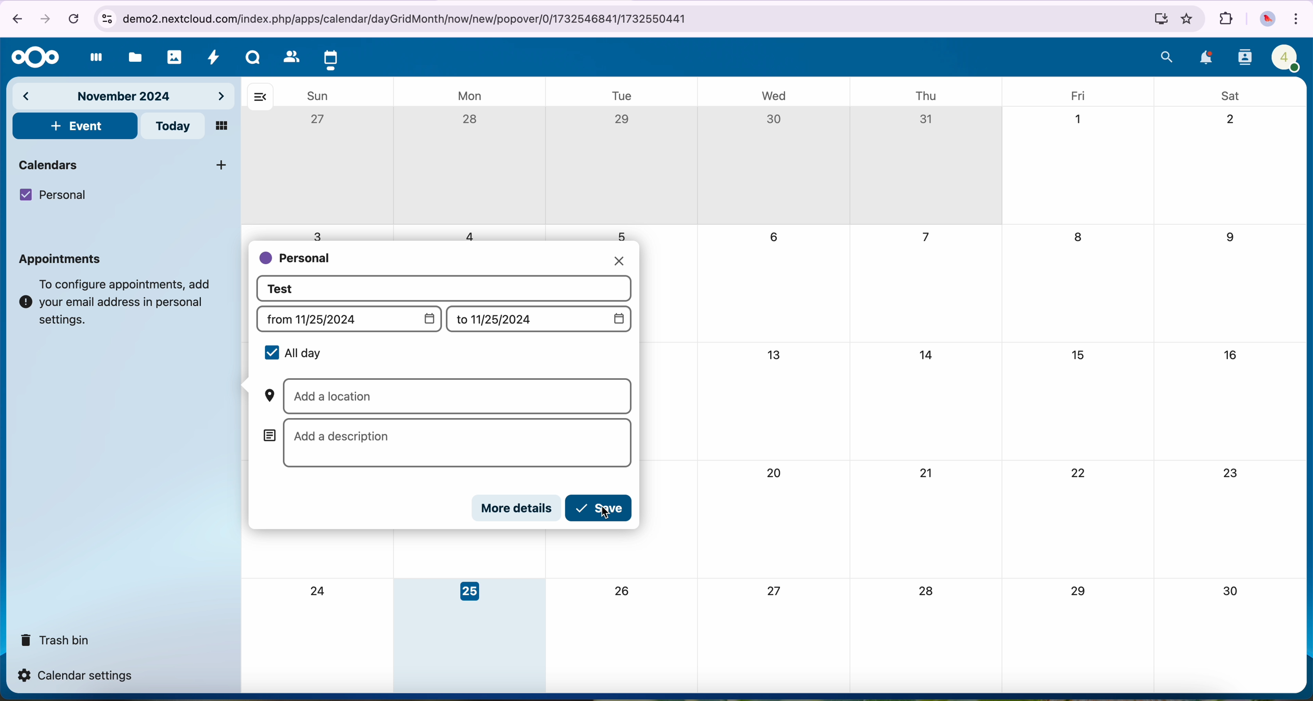  I want to click on 7, so click(925, 238).